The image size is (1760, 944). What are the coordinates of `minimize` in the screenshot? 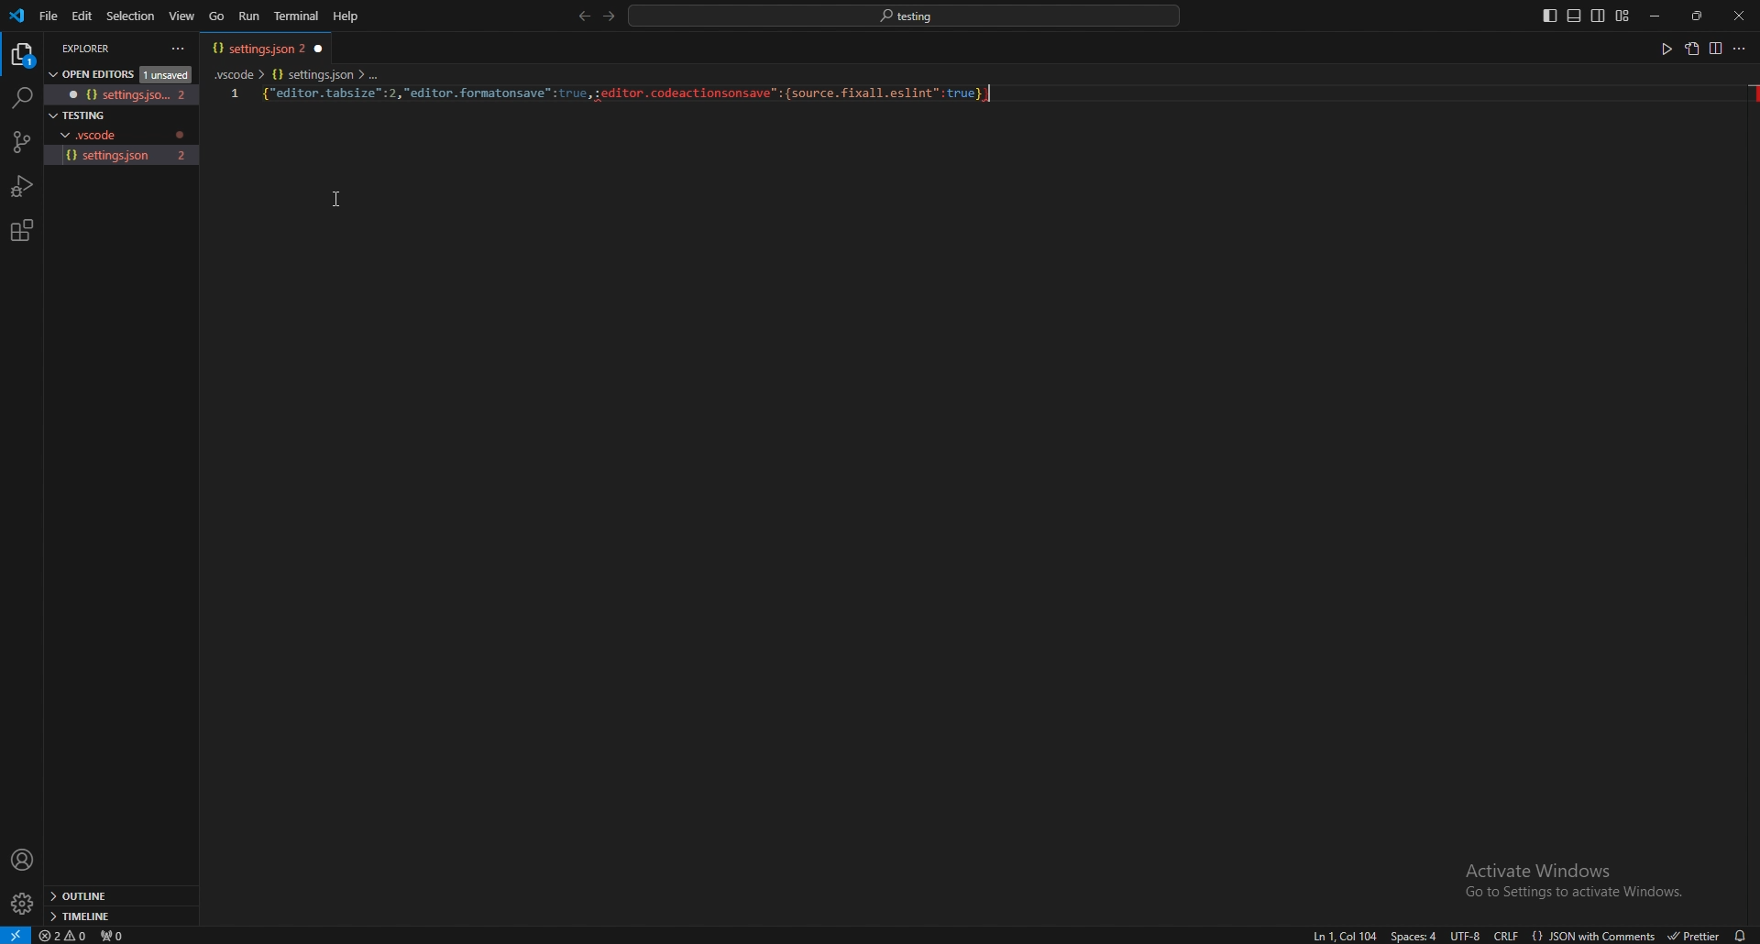 It's located at (1656, 16).